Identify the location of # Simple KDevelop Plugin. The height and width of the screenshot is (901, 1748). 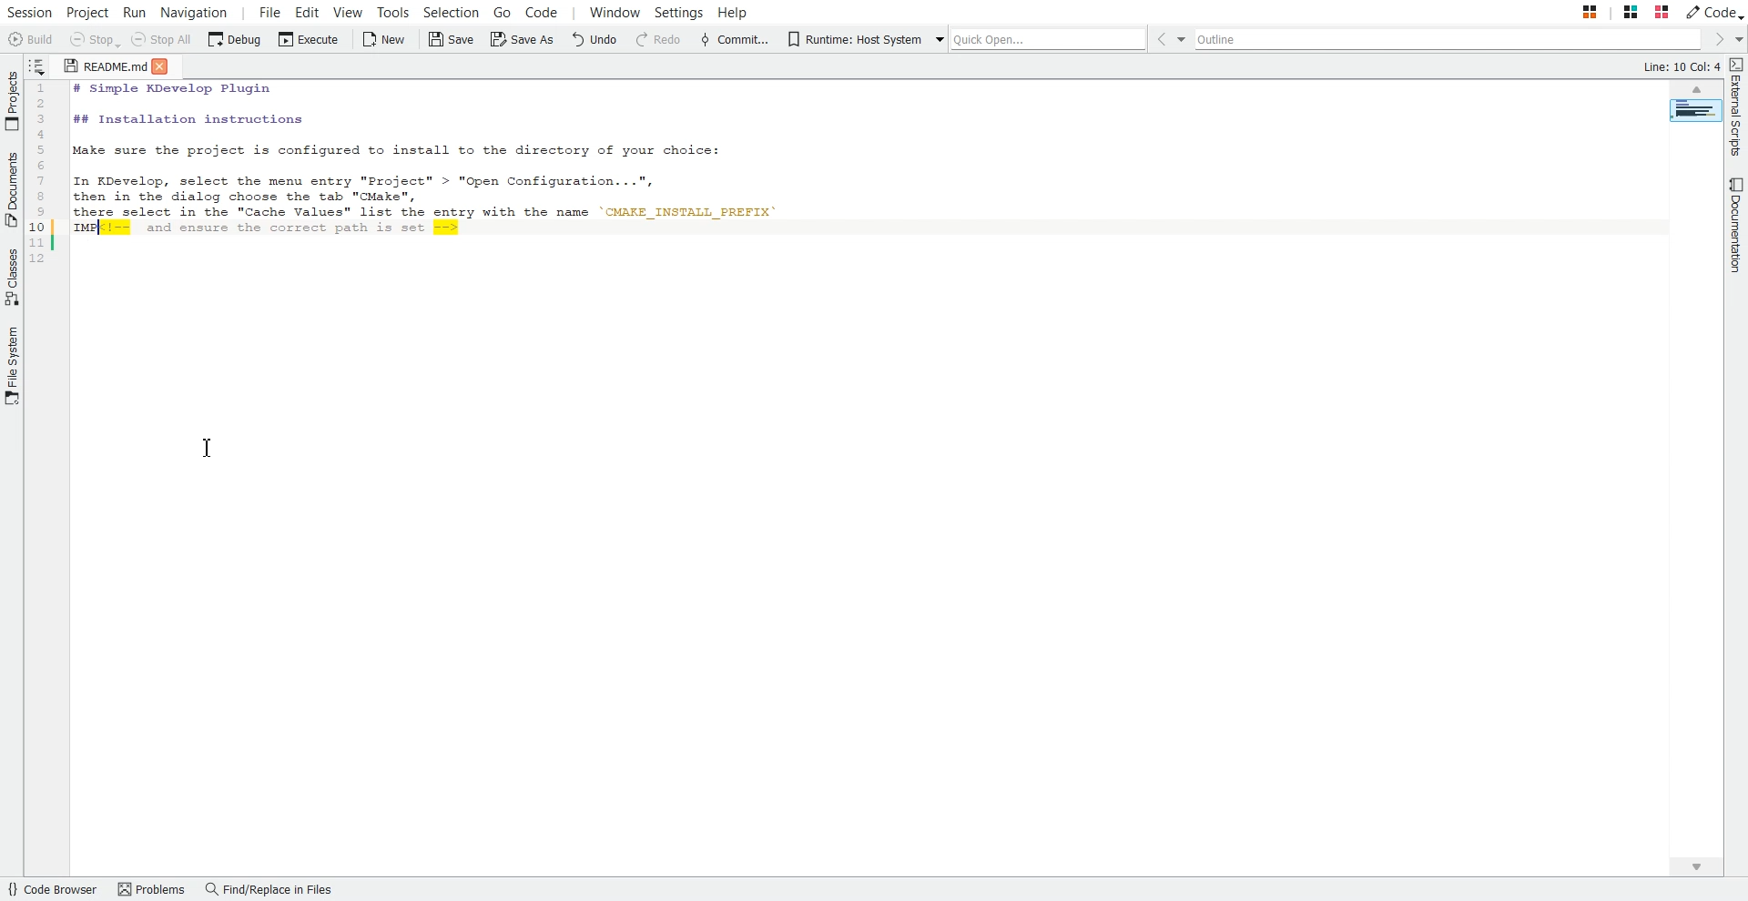
(168, 89).